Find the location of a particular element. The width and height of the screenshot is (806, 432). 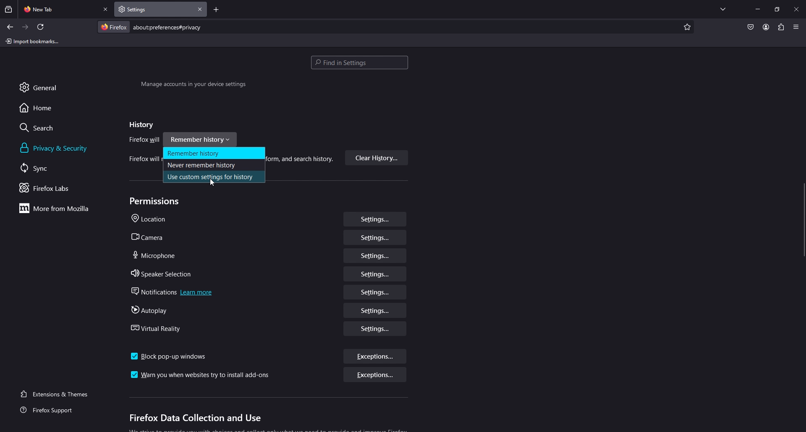

Manage accounts in your device settings is located at coordinates (193, 86).